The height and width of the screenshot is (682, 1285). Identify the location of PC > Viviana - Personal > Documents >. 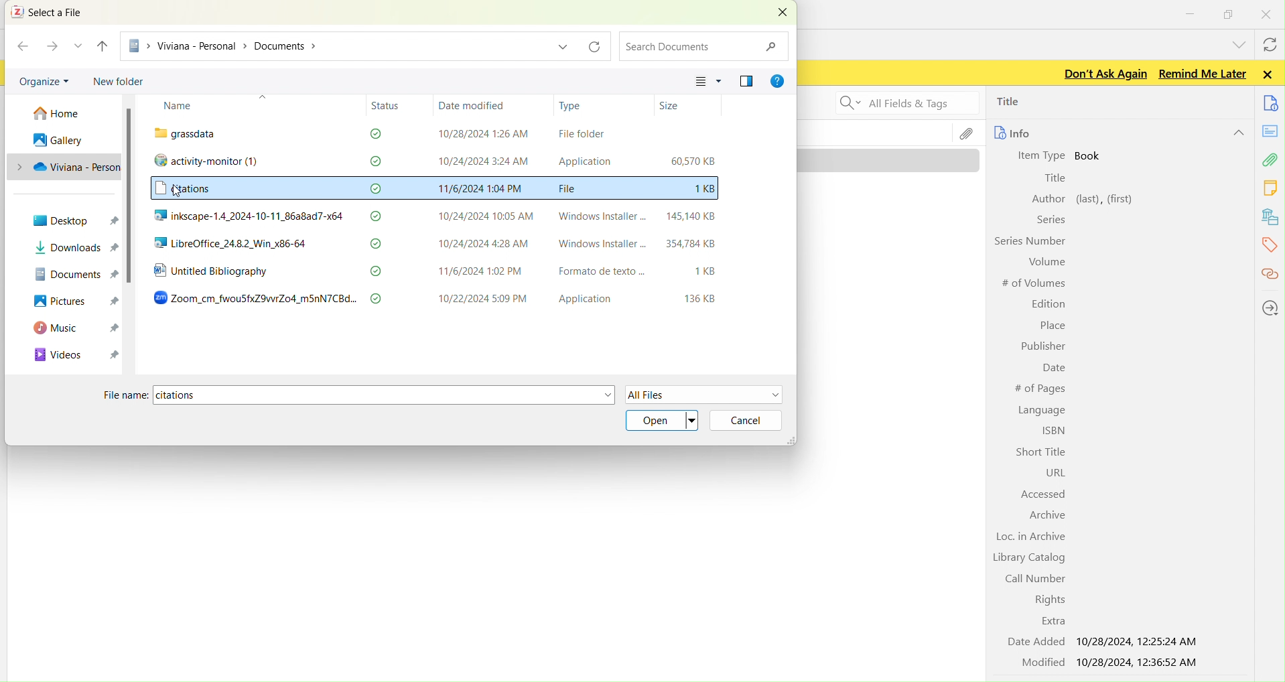
(236, 46).